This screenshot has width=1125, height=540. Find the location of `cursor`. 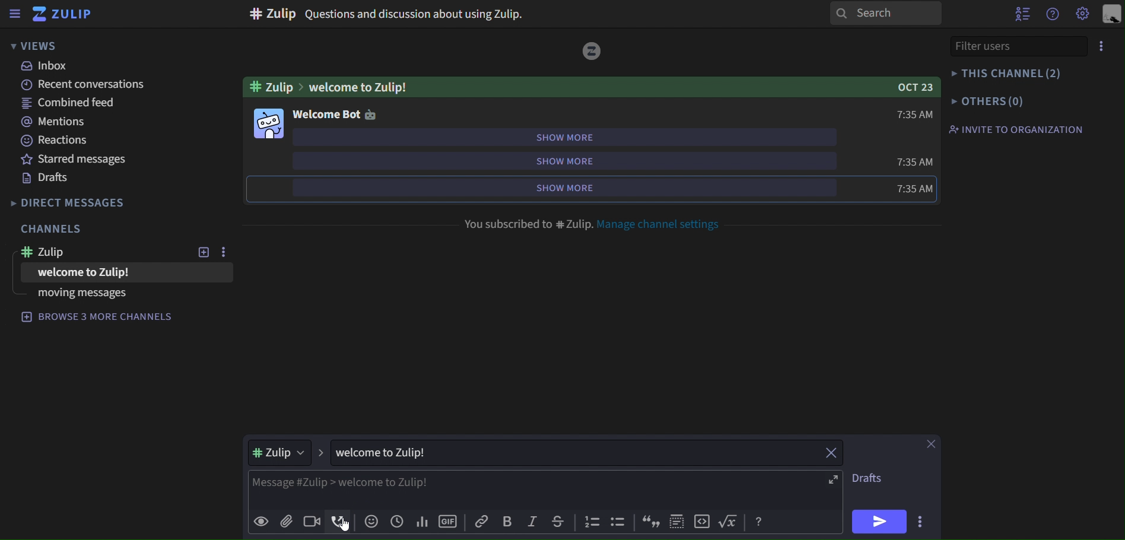

cursor is located at coordinates (349, 525).